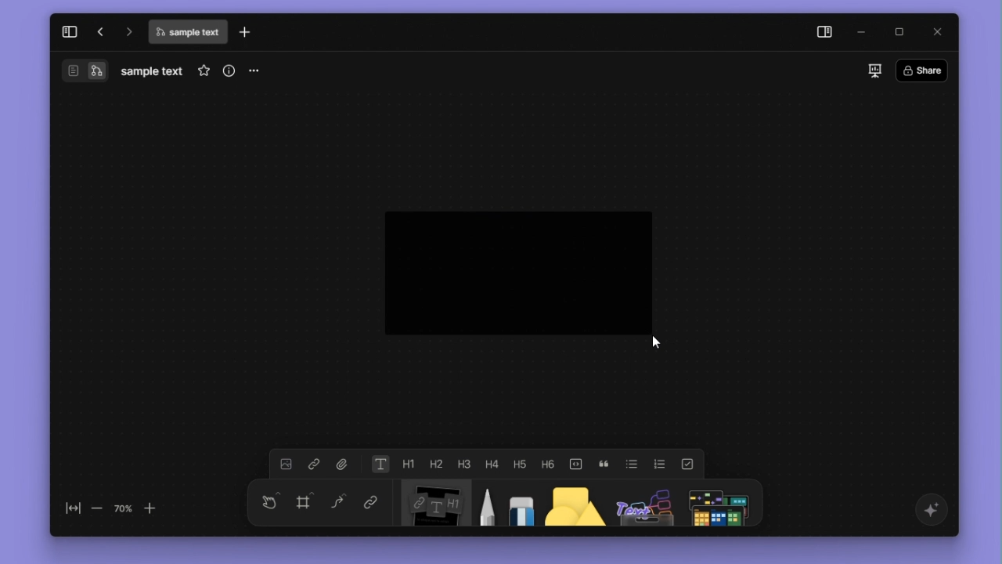 The image size is (1002, 564). Describe the element at coordinates (123, 508) in the screenshot. I see `70%` at that location.